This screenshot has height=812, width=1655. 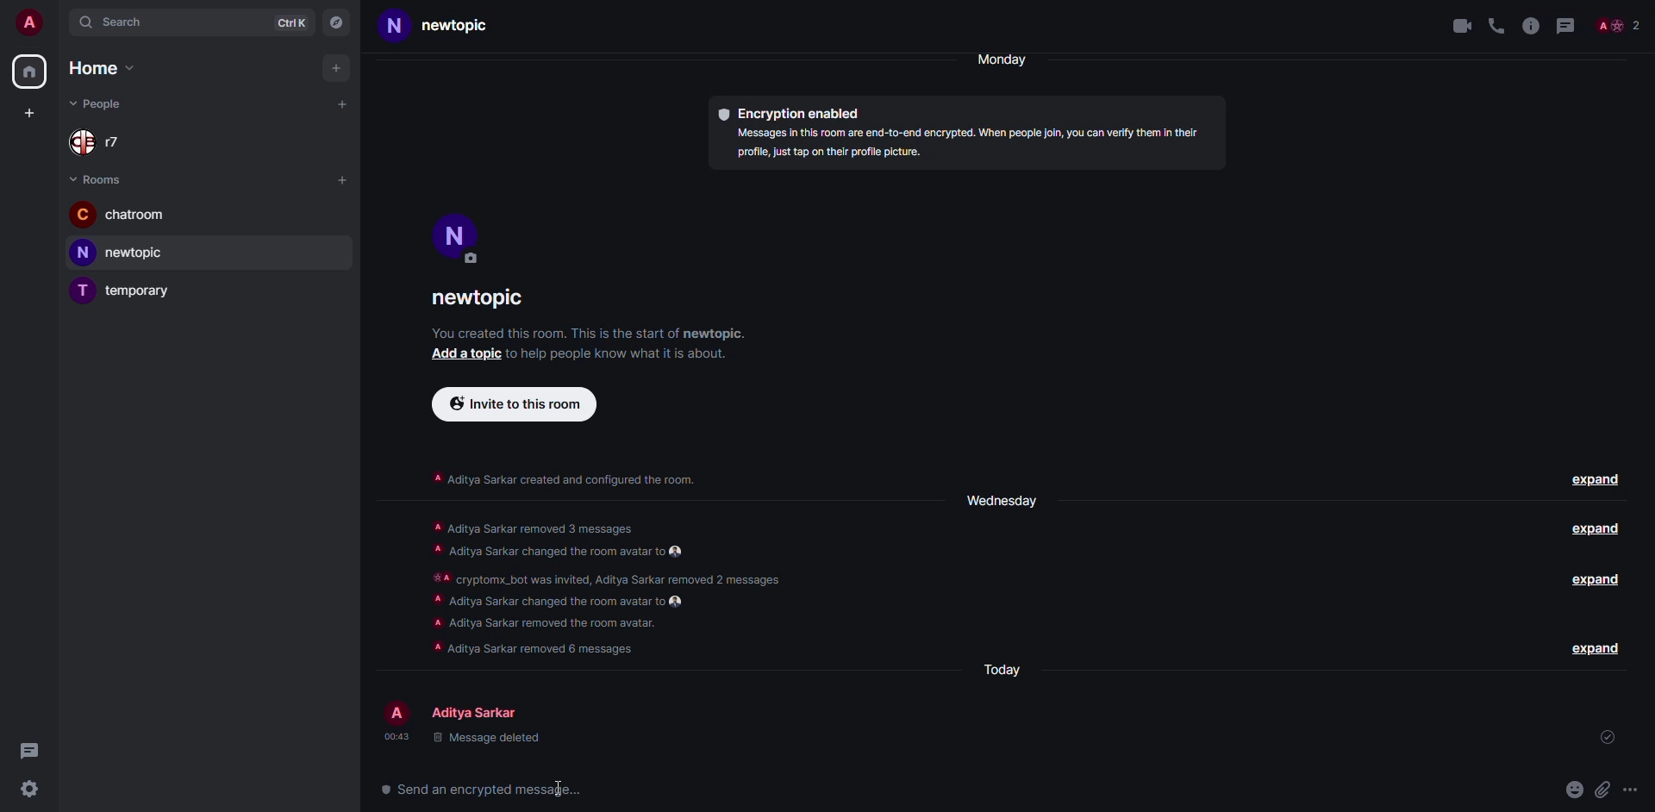 What do you see at coordinates (342, 106) in the screenshot?
I see `add` at bounding box center [342, 106].